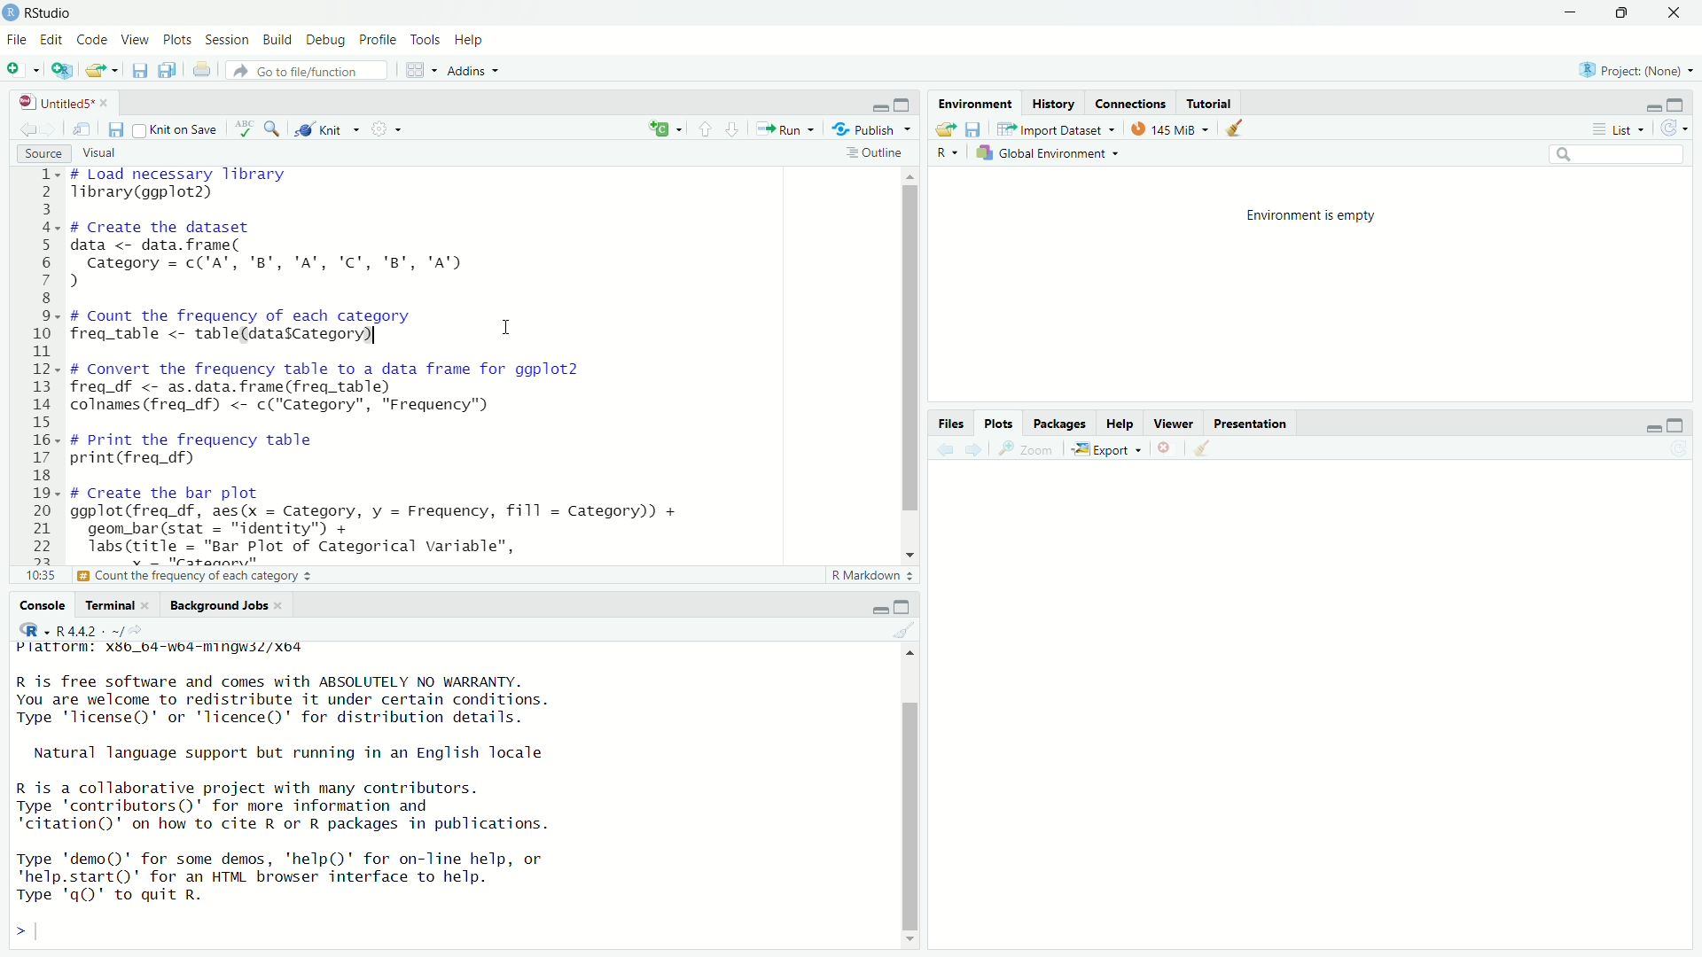 The height and width of the screenshot is (957, 1702). What do you see at coordinates (385, 128) in the screenshot?
I see `settings` at bounding box center [385, 128].